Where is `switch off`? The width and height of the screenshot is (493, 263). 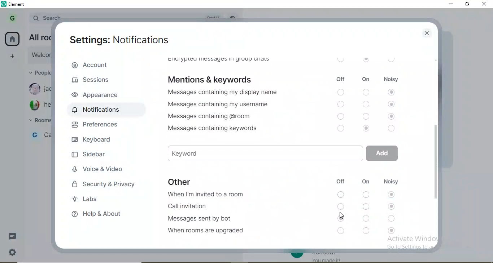
switch off is located at coordinates (342, 232).